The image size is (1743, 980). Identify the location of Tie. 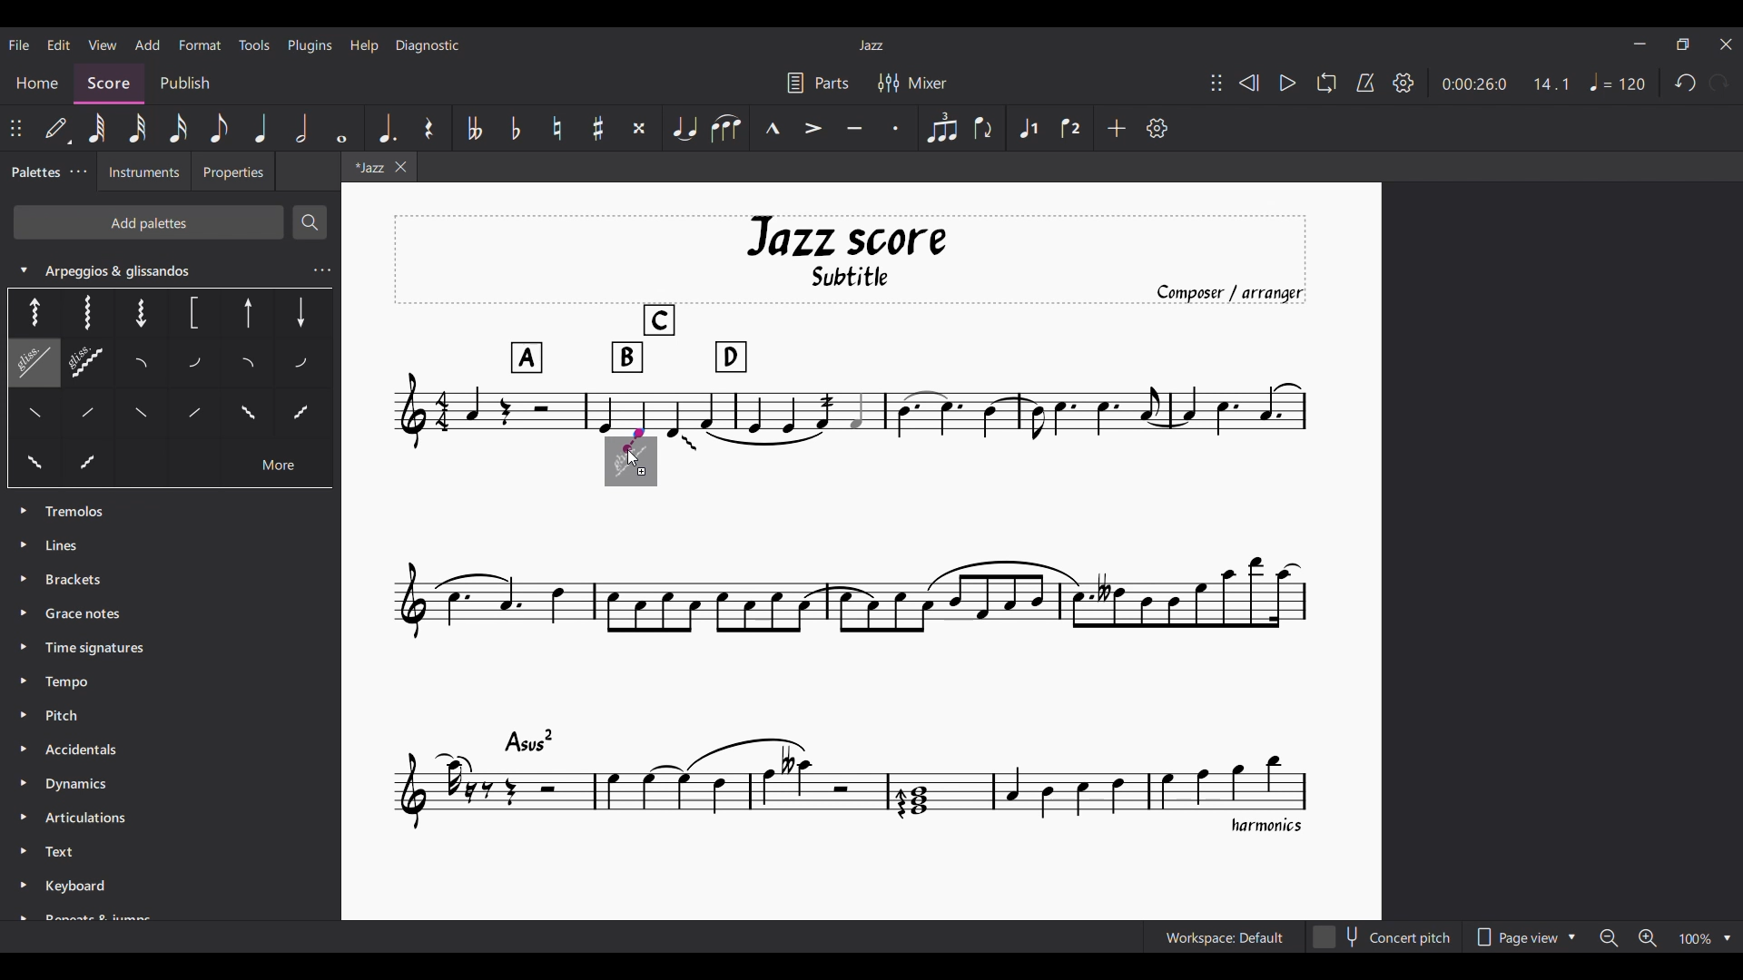
(684, 128).